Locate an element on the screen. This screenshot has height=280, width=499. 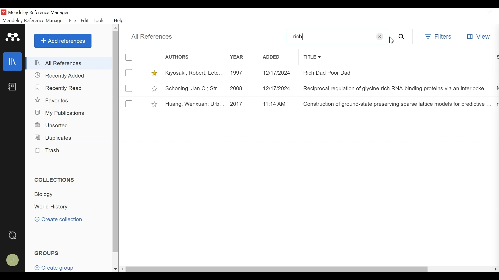
1997 is located at coordinates (240, 73).